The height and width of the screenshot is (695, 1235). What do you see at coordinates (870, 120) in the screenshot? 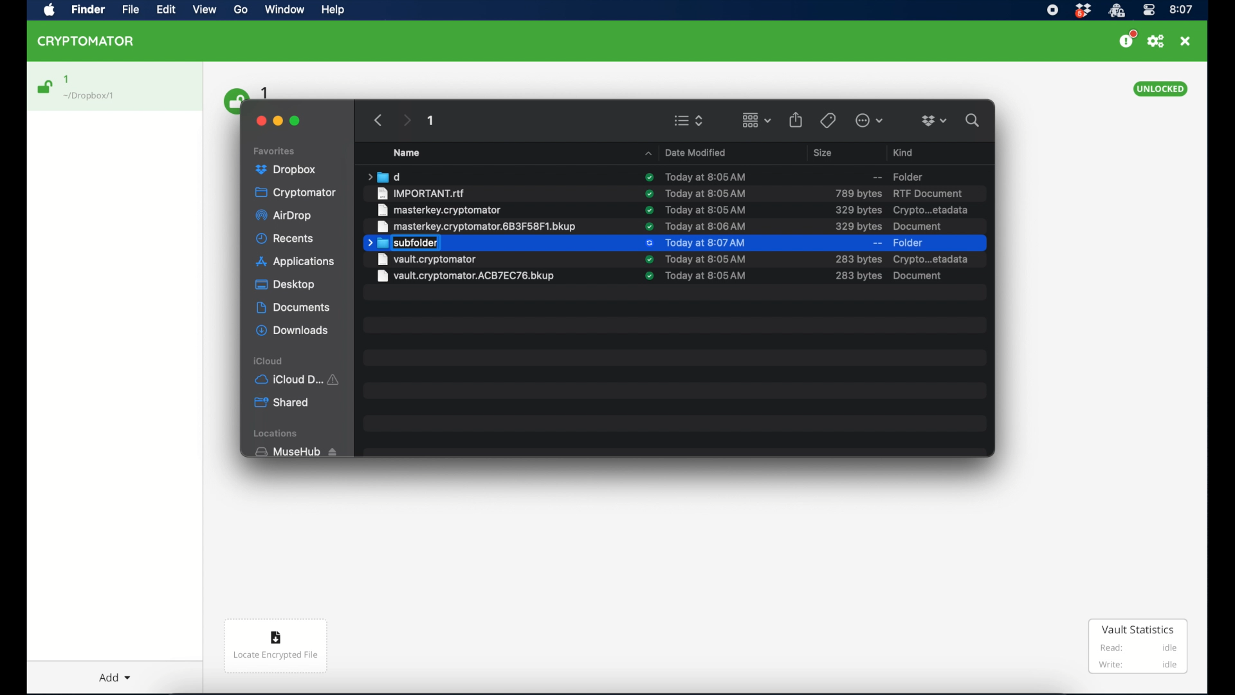
I see `more options` at bounding box center [870, 120].